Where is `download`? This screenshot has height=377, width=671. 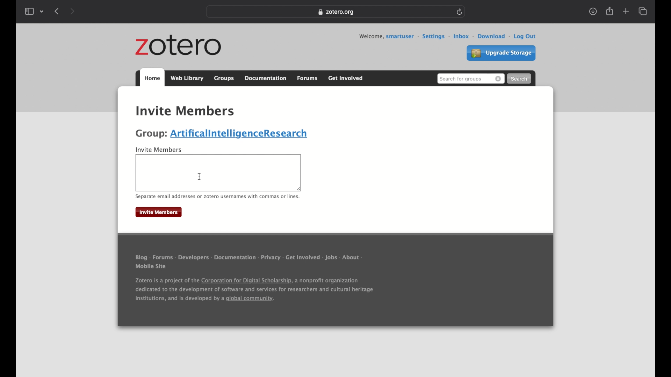 download is located at coordinates (593, 12).